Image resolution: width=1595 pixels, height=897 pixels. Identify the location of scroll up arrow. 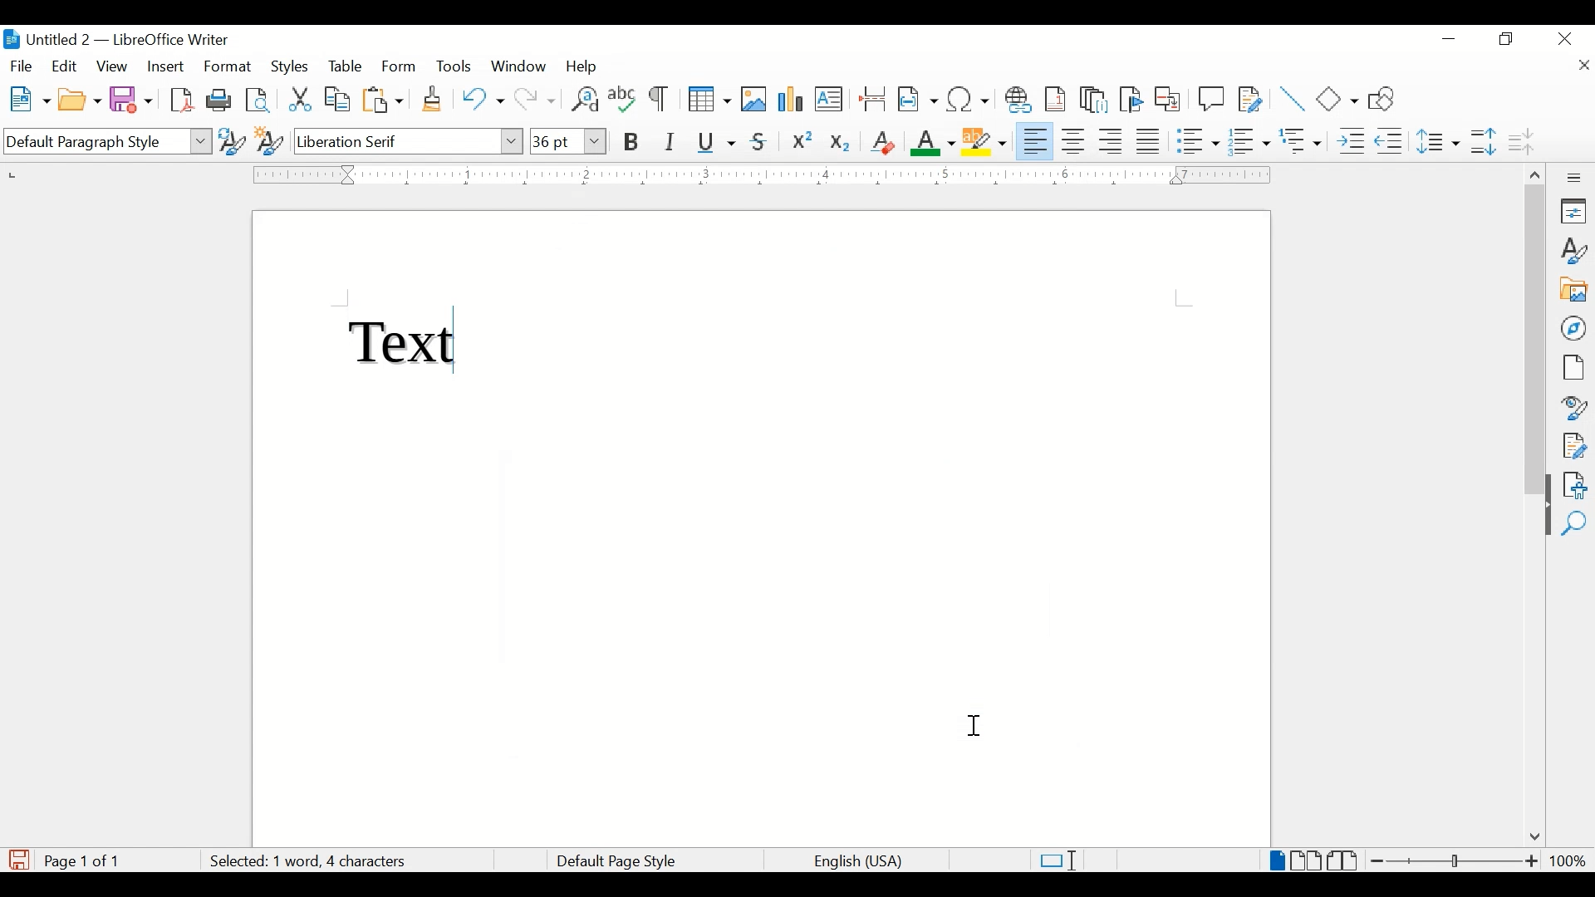
(1533, 172).